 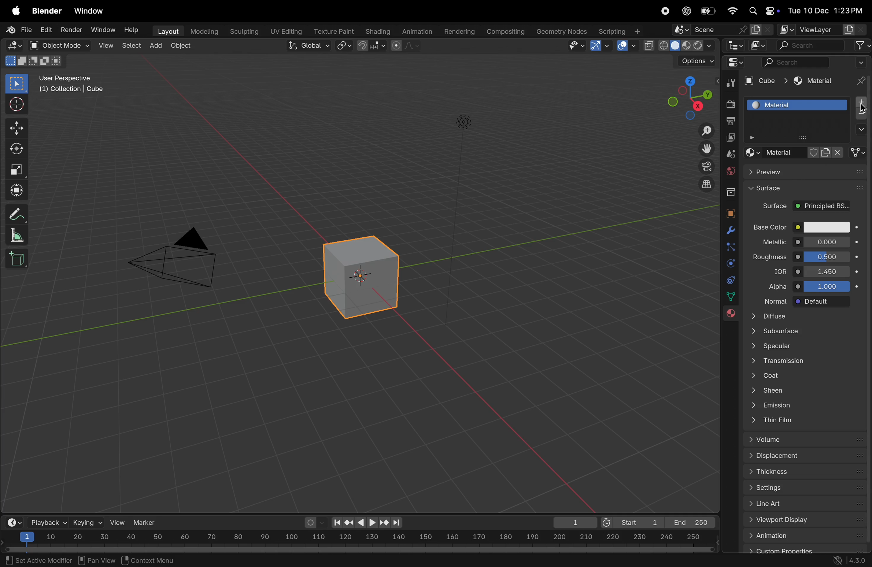 I want to click on move, so click(x=16, y=129).